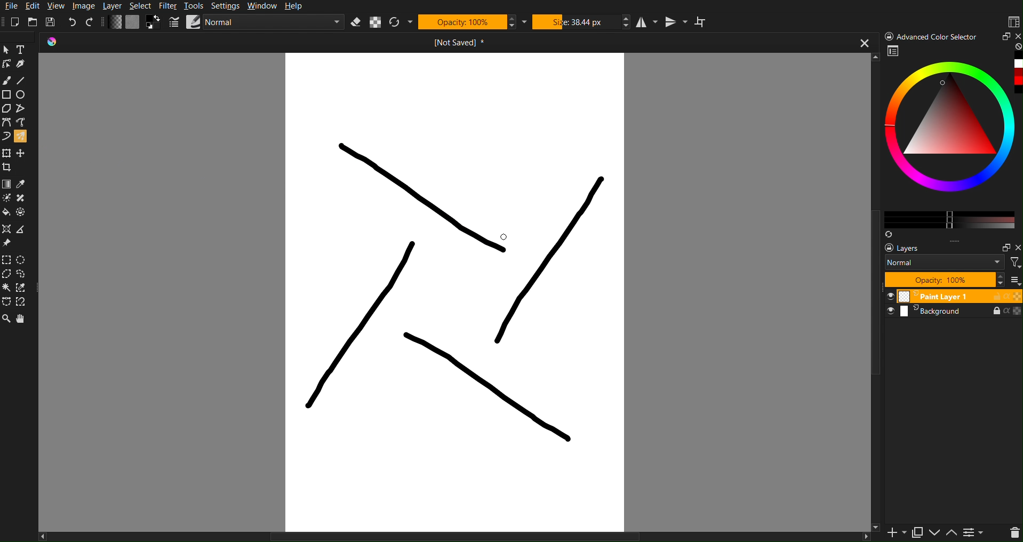  I want to click on Size, so click(581, 22).